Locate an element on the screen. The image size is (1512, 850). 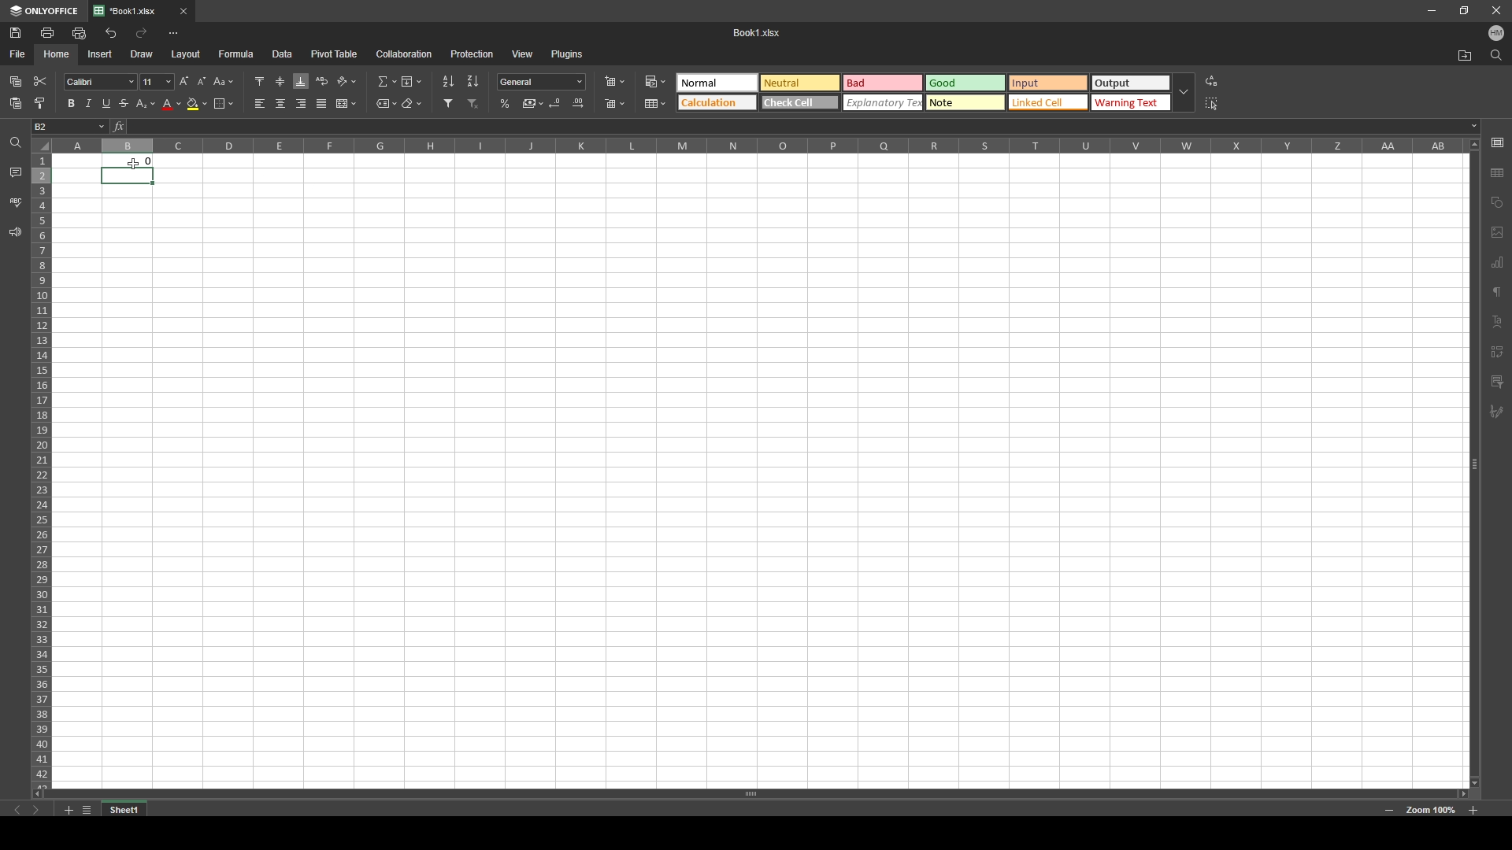
sort ascending is located at coordinates (449, 82).